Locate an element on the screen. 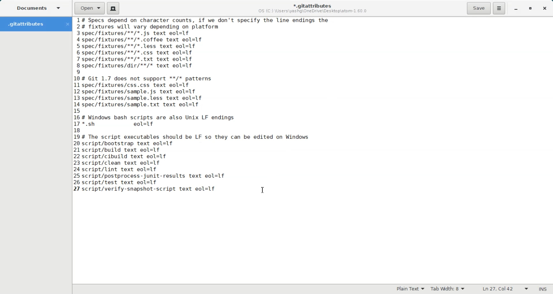 This screenshot has height=294, width=553. script/verify-snapshot-script text eol=lf is located at coordinates (151, 189).